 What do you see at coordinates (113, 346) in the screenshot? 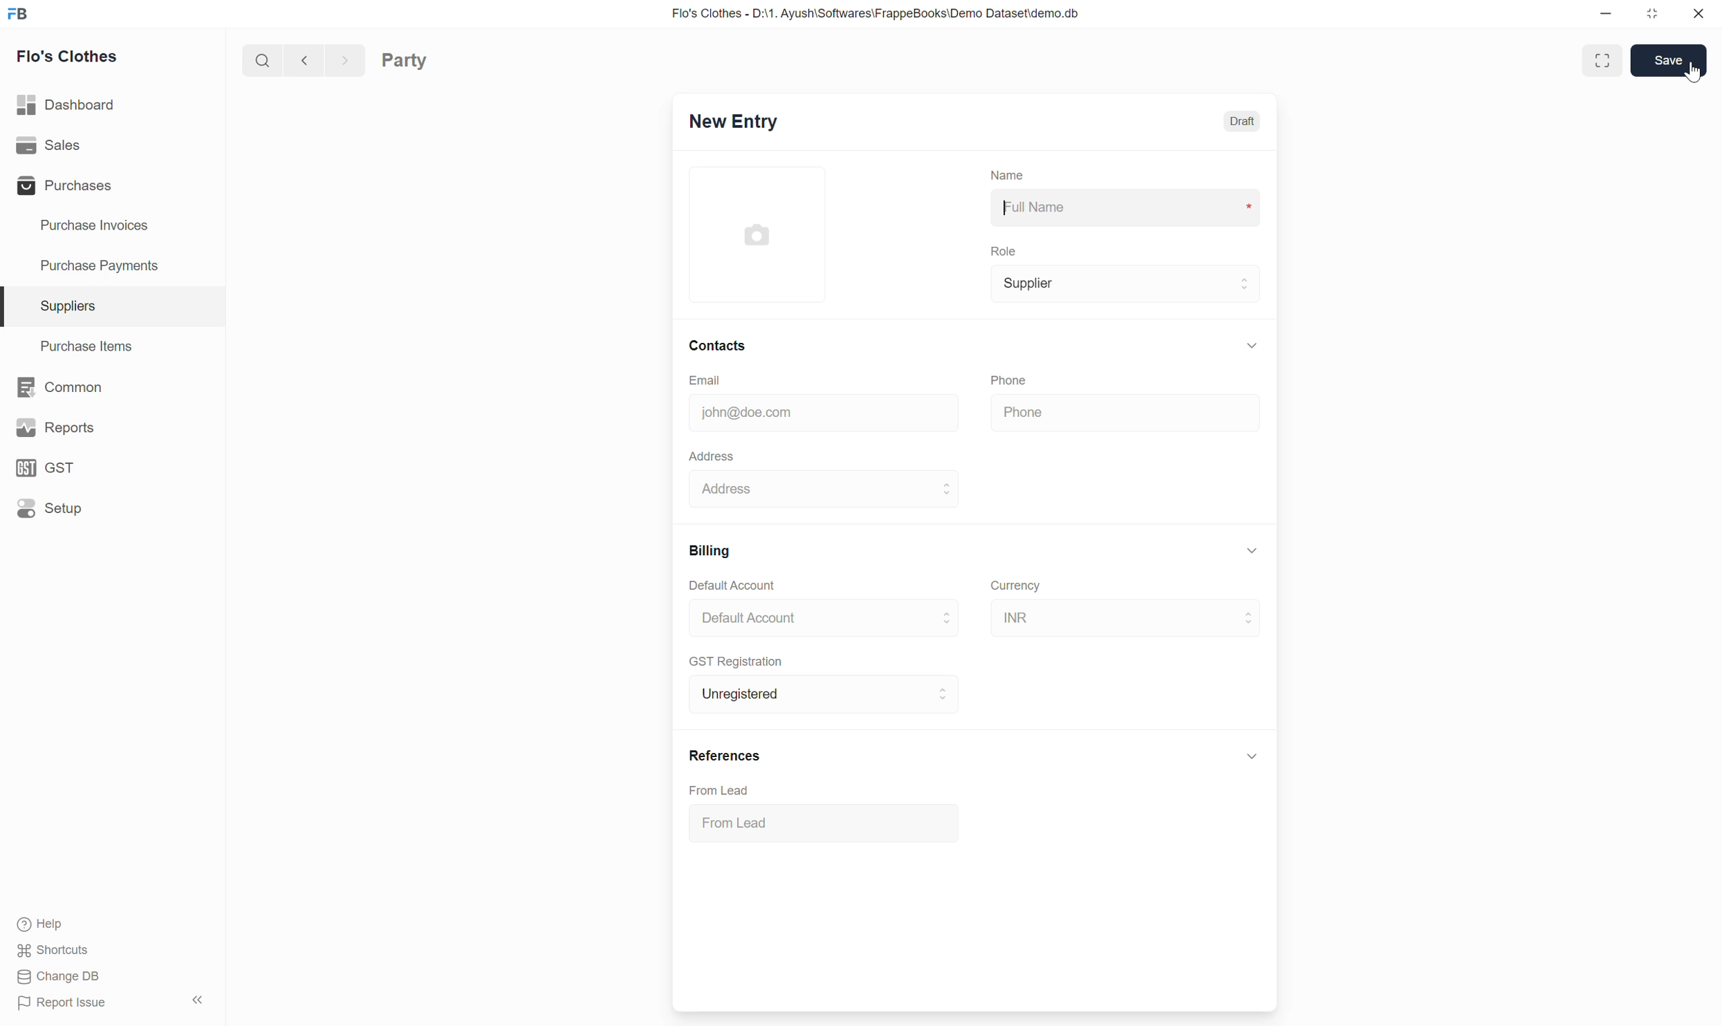
I see `Purchase Items` at bounding box center [113, 346].